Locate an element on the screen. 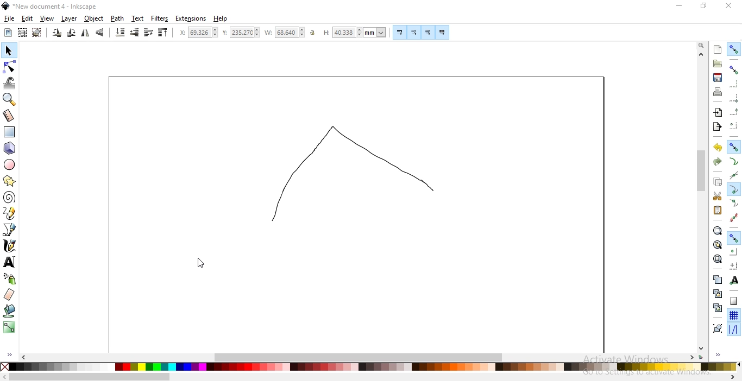 The height and width of the screenshot is (381, 742). scrollbar is located at coordinates (360, 356).